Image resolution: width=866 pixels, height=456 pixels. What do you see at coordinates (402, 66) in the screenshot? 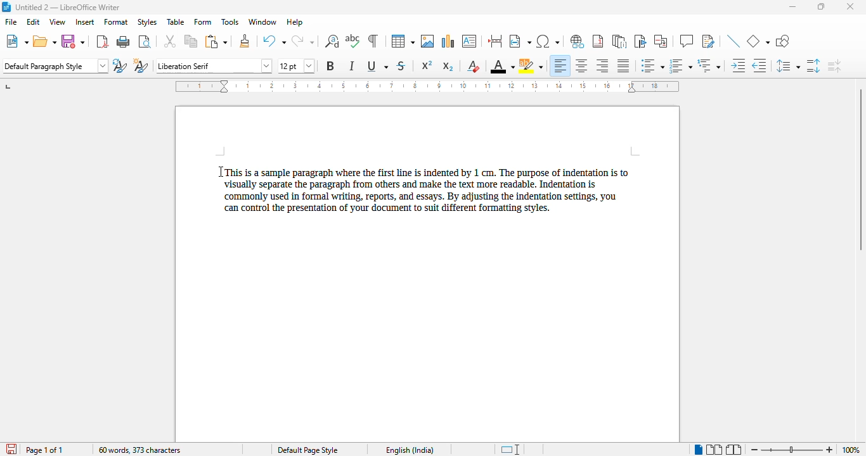
I see `strikethrough` at bounding box center [402, 66].